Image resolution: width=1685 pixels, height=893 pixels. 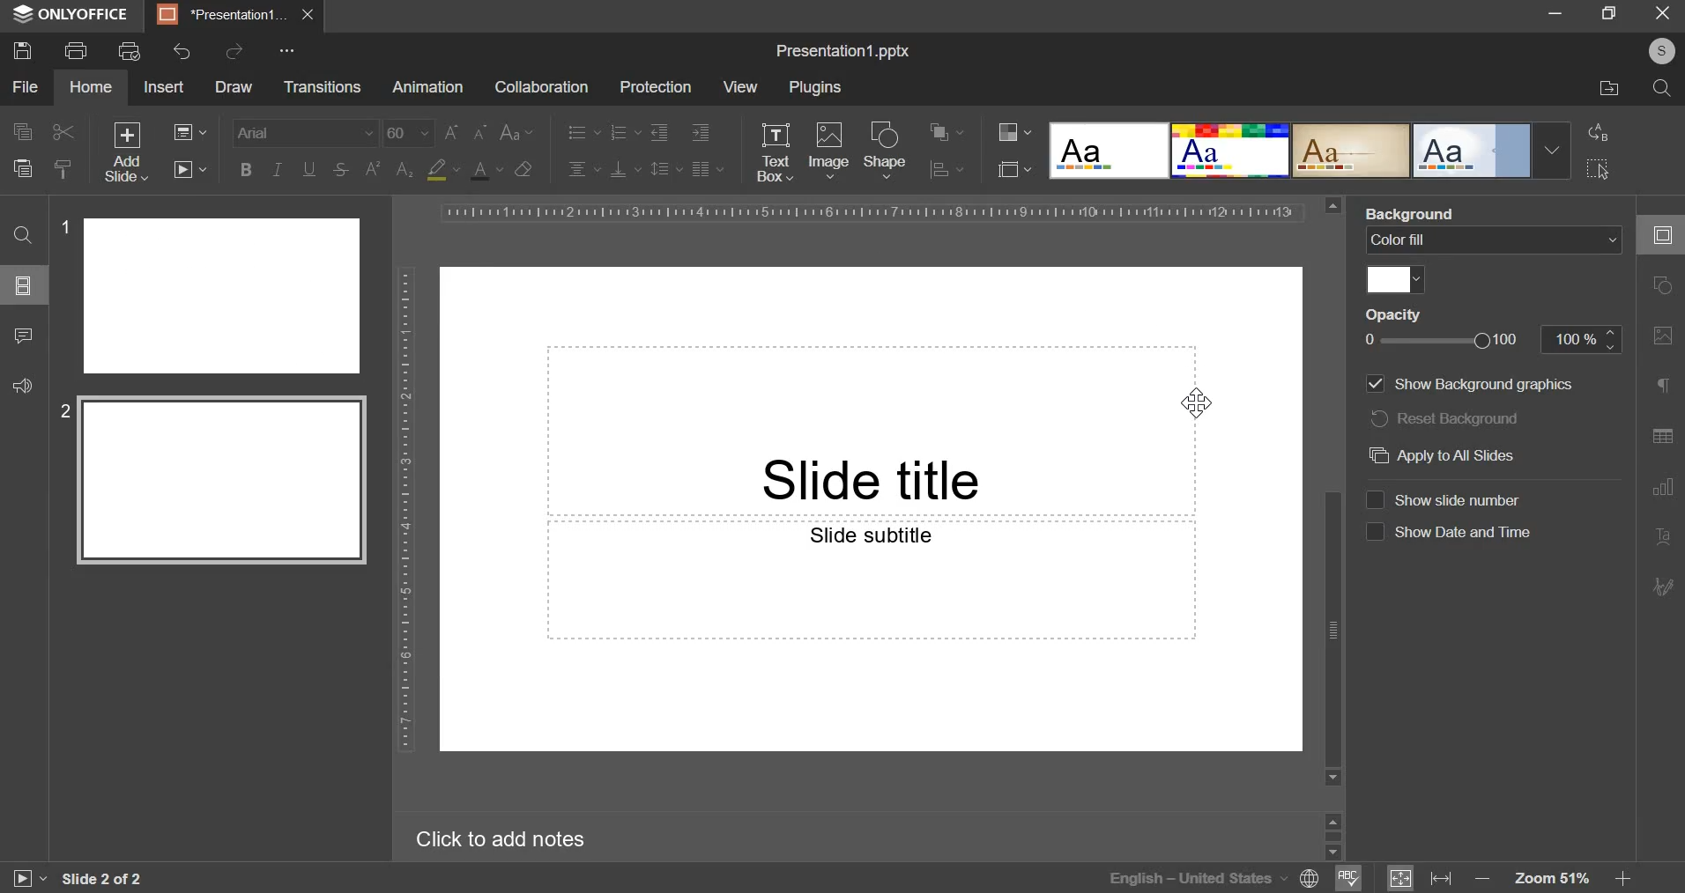 I want to click on zoom level, so click(x=1555, y=879).